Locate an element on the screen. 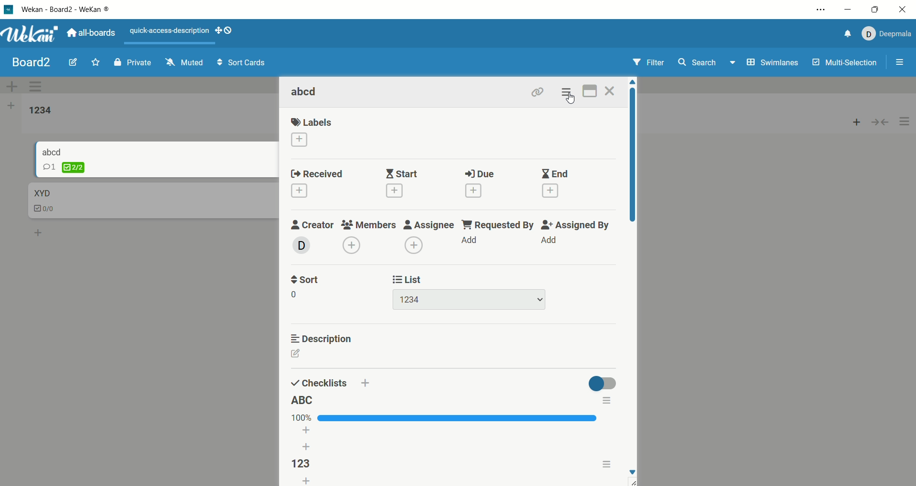 Image resolution: width=916 pixels, height=486 pixels. board title is located at coordinates (27, 61).